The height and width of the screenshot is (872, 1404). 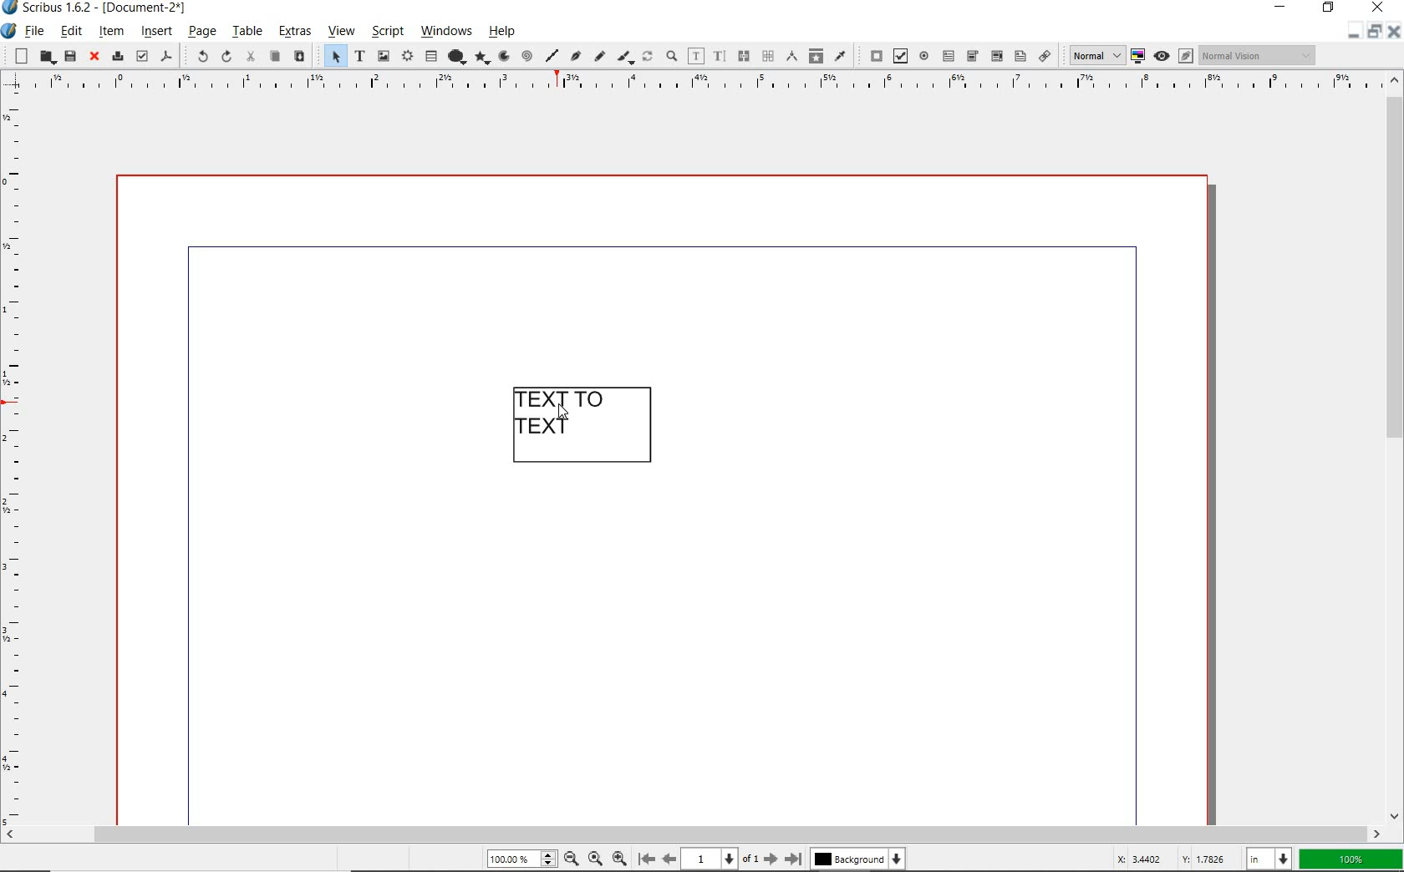 I want to click on edit contents of frame, so click(x=696, y=55).